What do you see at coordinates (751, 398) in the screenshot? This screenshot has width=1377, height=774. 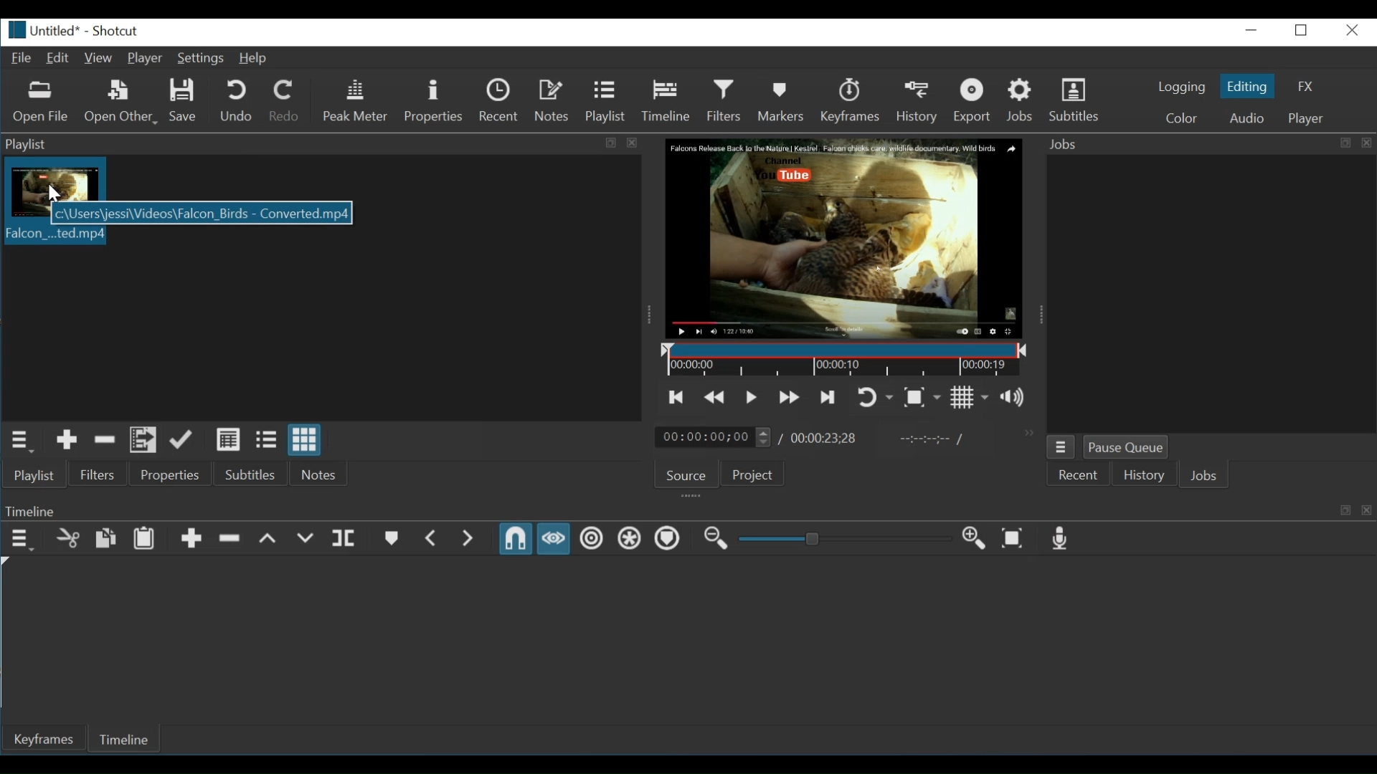 I see `Toggle play or pause` at bounding box center [751, 398].